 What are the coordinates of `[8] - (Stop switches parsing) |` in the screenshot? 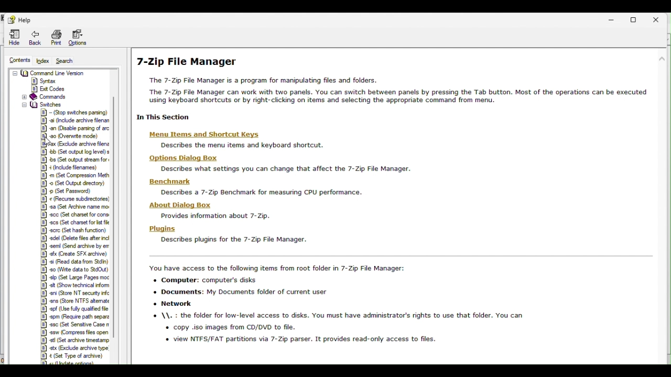 It's located at (75, 111).